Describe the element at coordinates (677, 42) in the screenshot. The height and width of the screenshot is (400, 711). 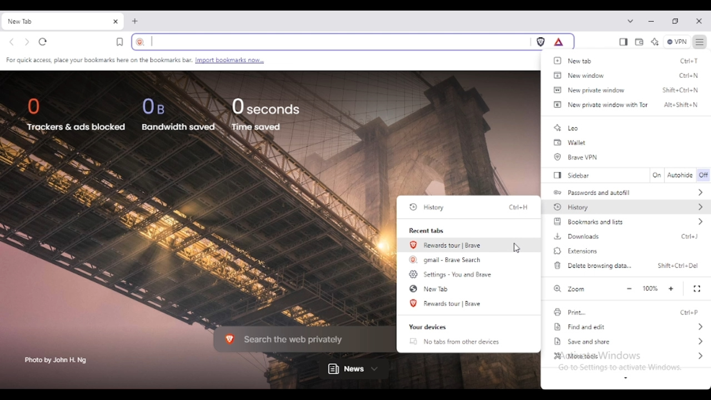
I see `brave firewall + VPN` at that location.